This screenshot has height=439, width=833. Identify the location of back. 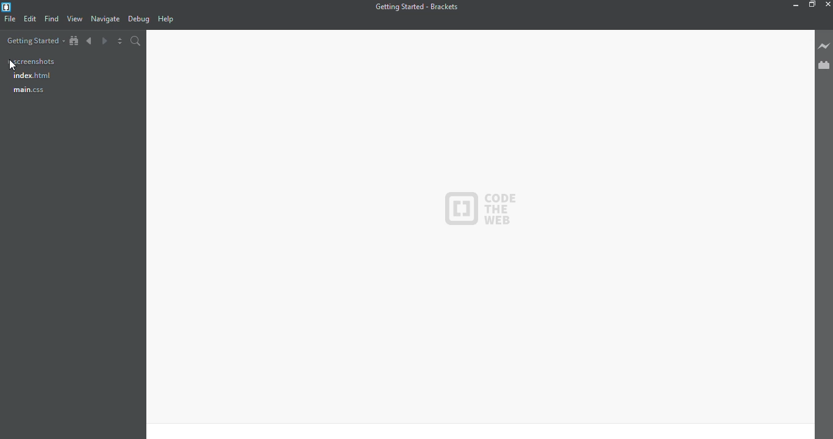
(89, 41).